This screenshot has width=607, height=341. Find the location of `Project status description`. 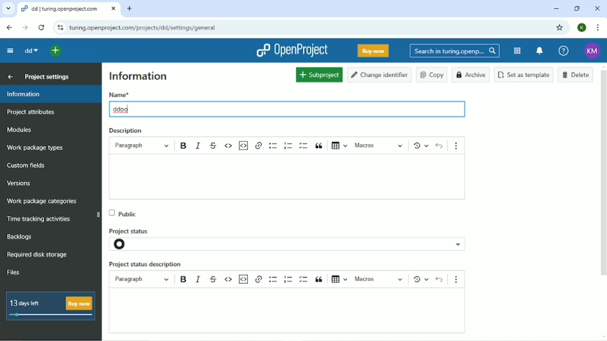

Project status description is located at coordinates (146, 264).